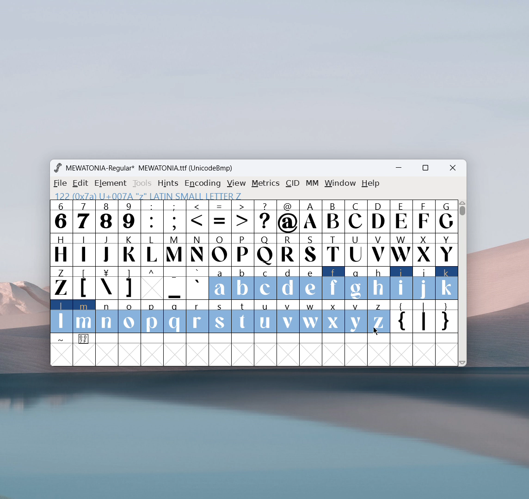  I want to click on z, so click(378, 316).